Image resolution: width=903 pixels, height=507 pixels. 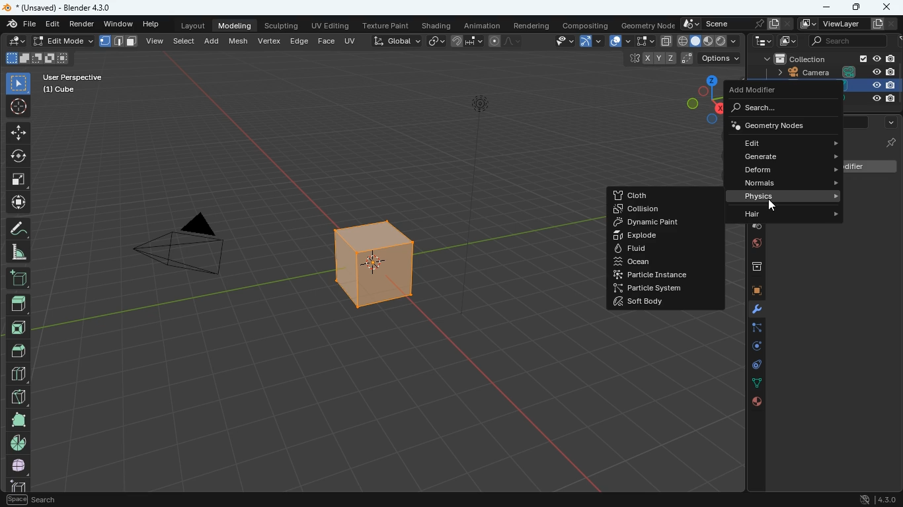 What do you see at coordinates (639, 304) in the screenshot?
I see `soft bofy` at bounding box center [639, 304].